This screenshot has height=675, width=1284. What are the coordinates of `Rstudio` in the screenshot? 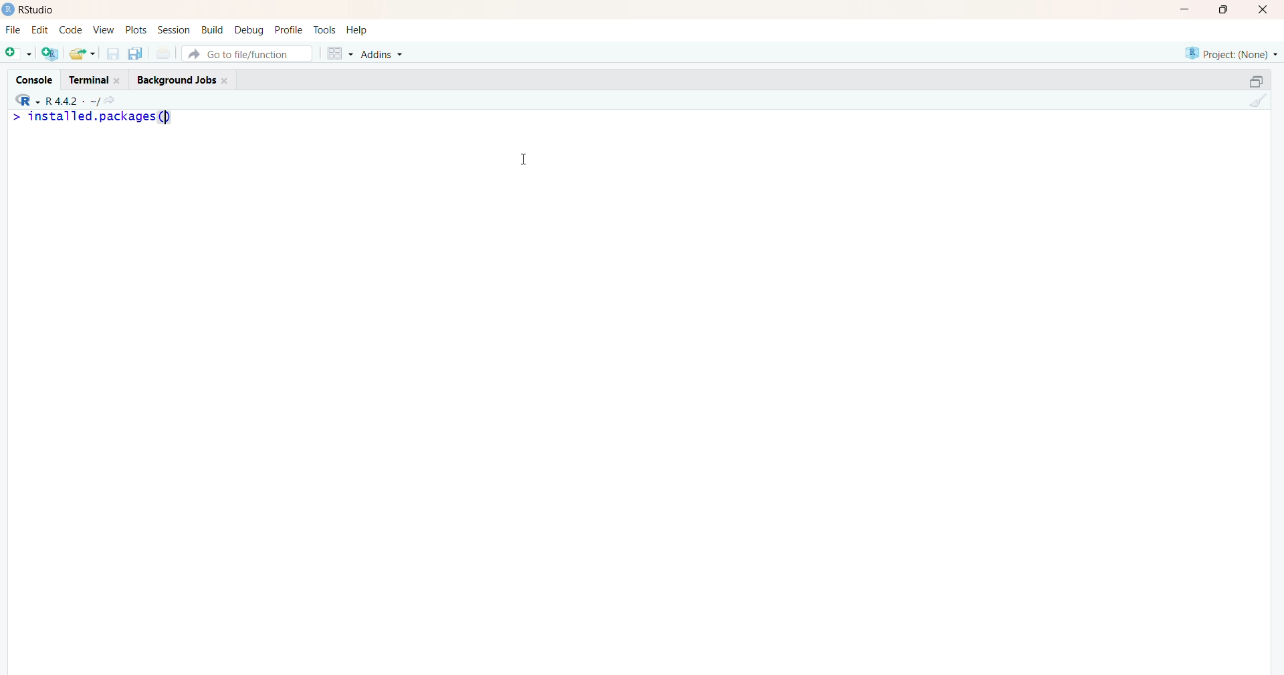 It's located at (29, 9).